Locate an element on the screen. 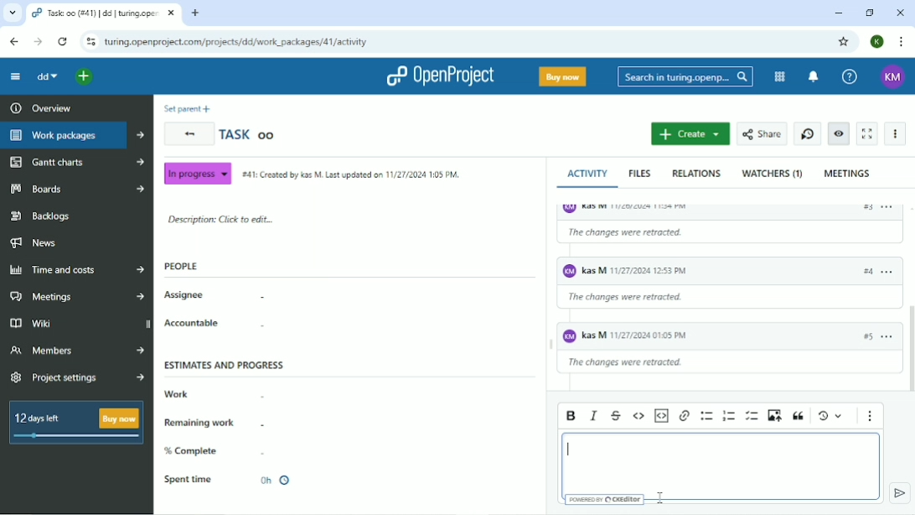  Task oo is located at coordinates (248, 133).